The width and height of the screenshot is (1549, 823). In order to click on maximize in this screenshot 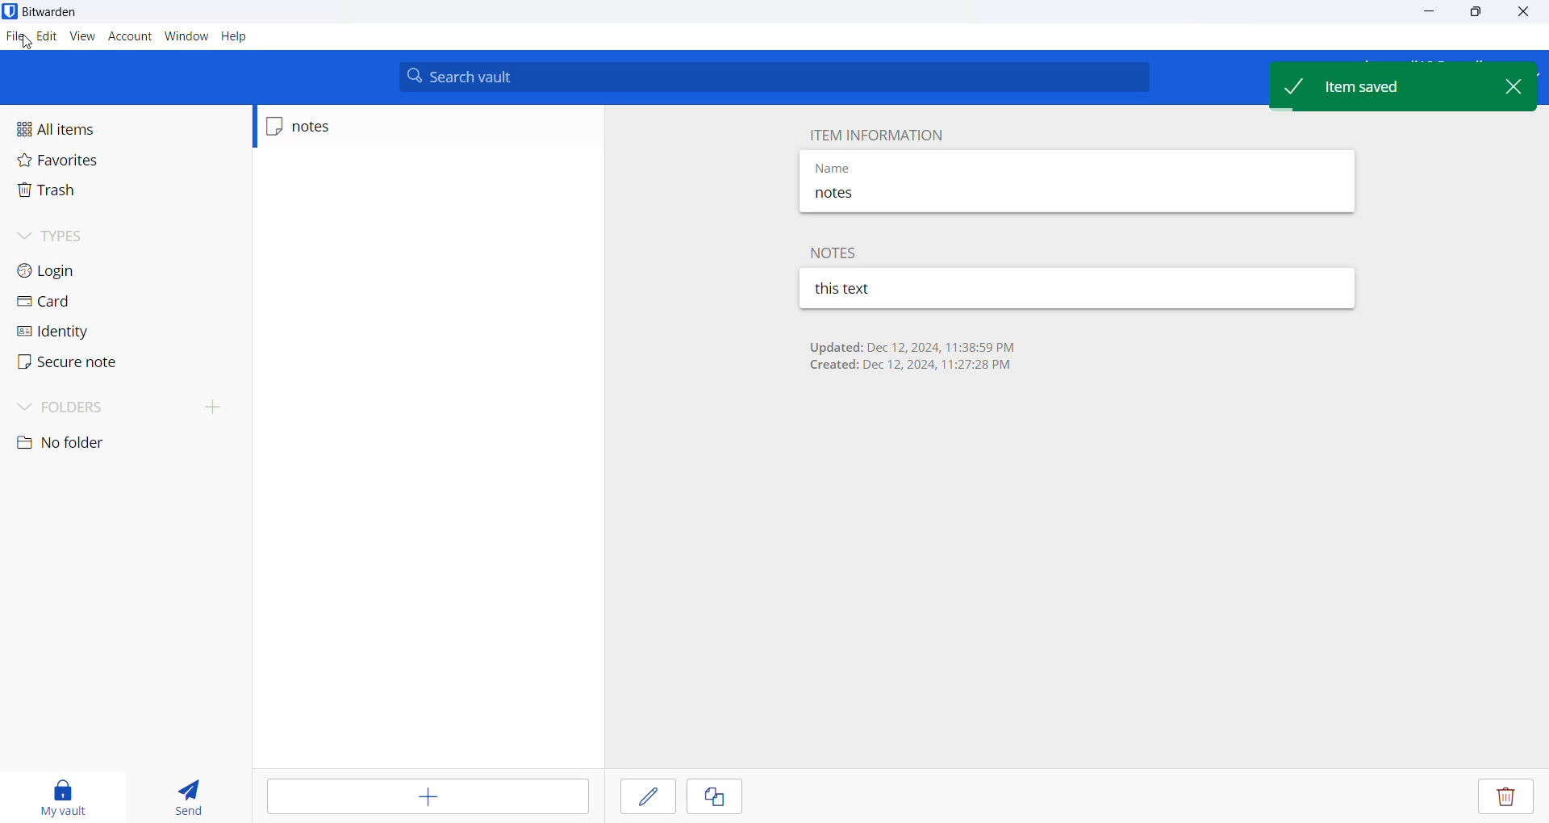, I will do `click(1469, 12)`.